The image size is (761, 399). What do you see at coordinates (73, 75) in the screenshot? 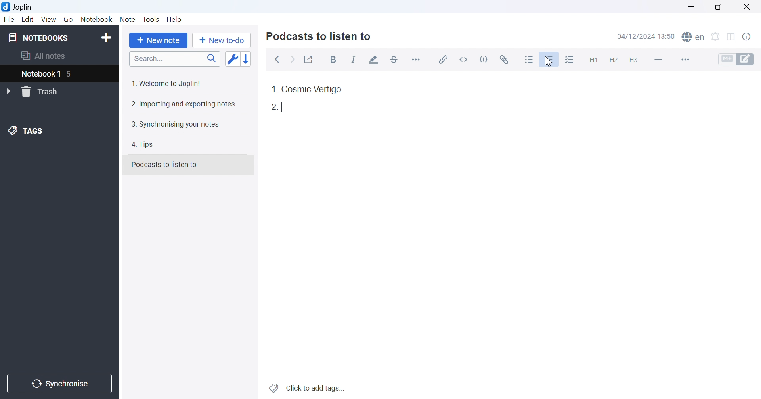
I see `5` at bounding box center [73, 75].